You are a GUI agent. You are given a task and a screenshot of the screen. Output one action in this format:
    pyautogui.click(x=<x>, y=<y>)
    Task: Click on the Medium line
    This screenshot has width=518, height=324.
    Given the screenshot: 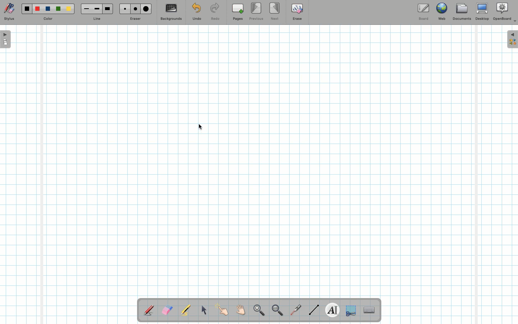 What is the action you would take?
    pyautogui.click(x=97, y=9)
    